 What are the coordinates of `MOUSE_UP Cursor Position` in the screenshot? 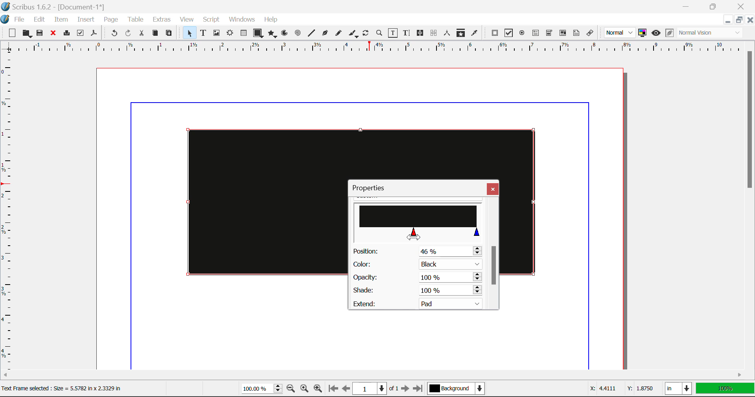 It's located at (414, 234).